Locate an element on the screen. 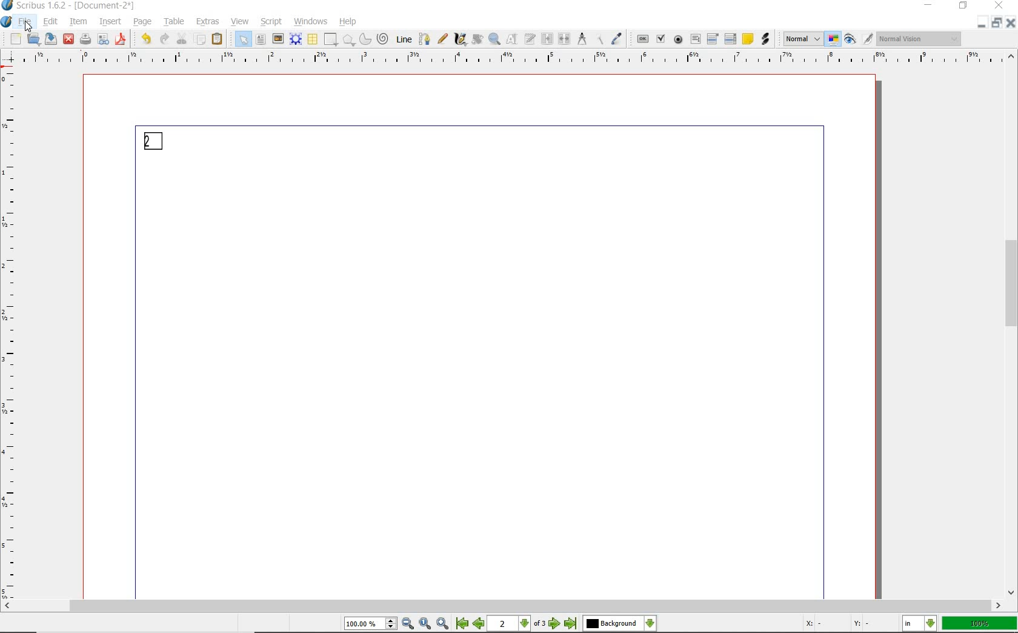 This screenshot has height=633, width=1018. help is located at coordinates (348, 22).